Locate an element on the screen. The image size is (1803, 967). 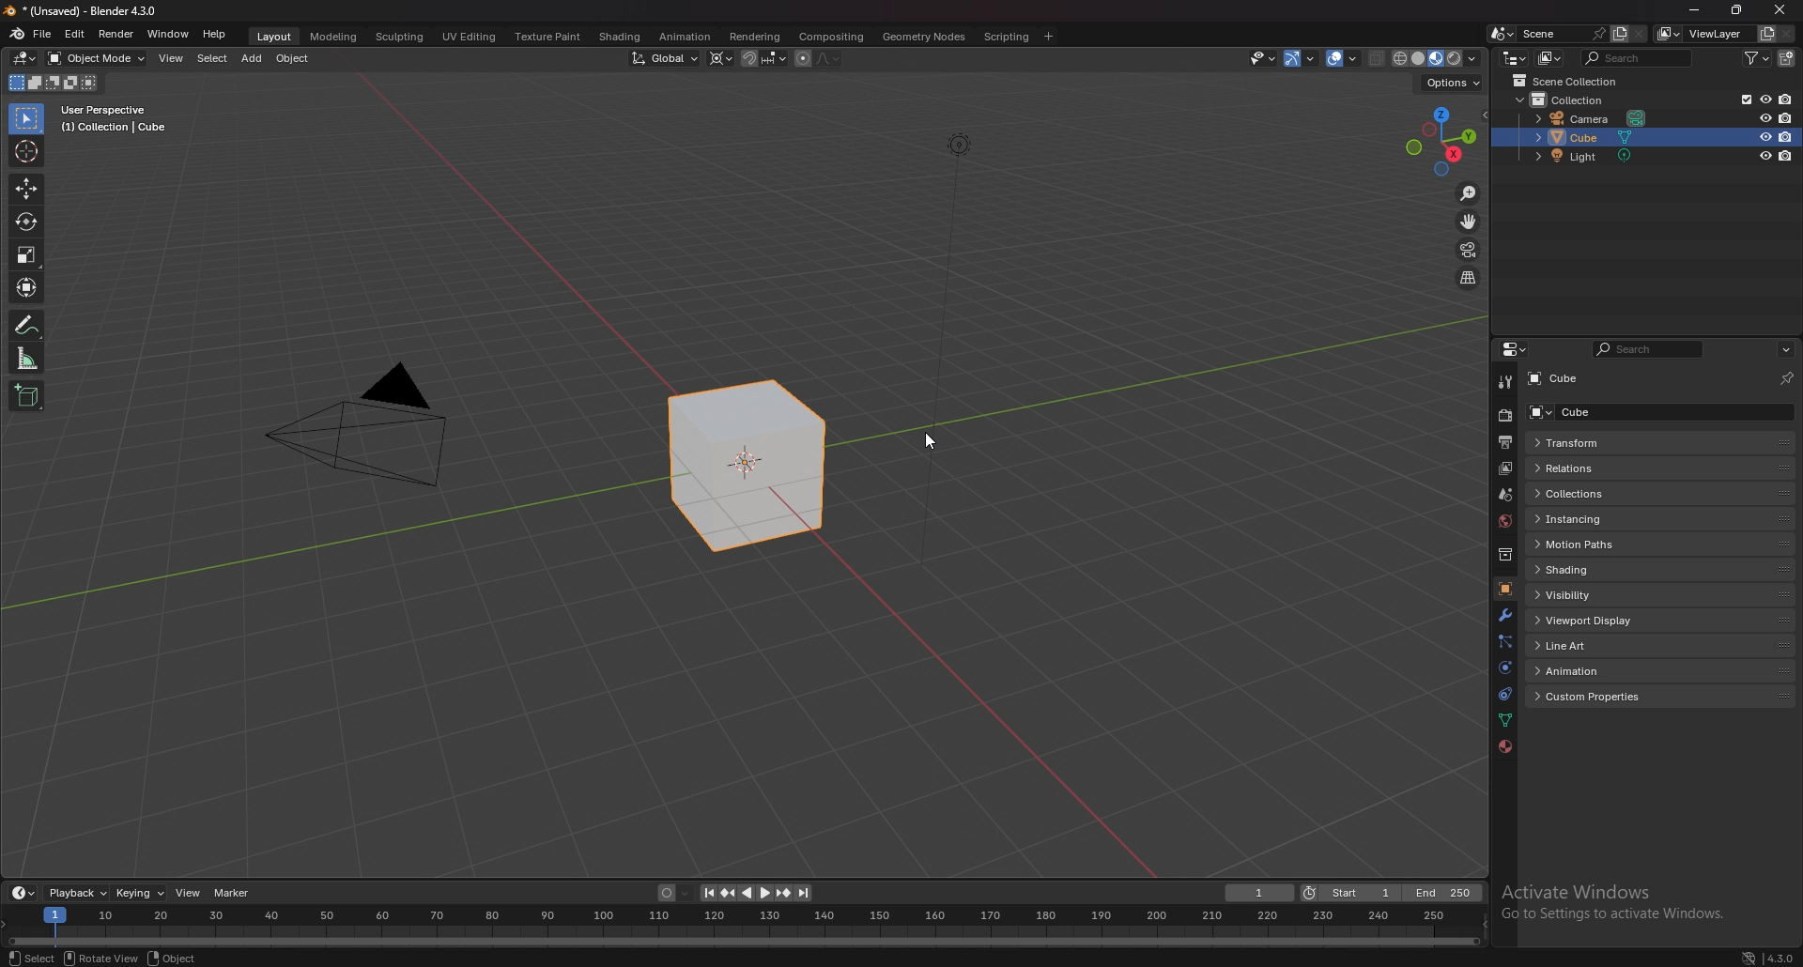
physics is located at coordinates (1502, 668).